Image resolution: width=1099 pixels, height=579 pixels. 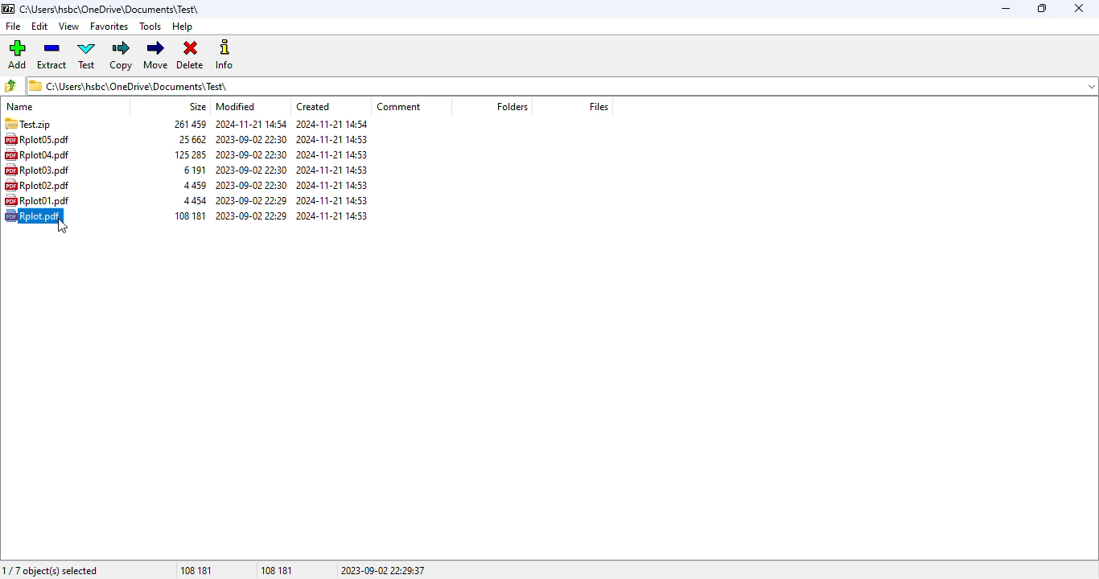 I want to click on 108 181, so click(x=198, y=569).